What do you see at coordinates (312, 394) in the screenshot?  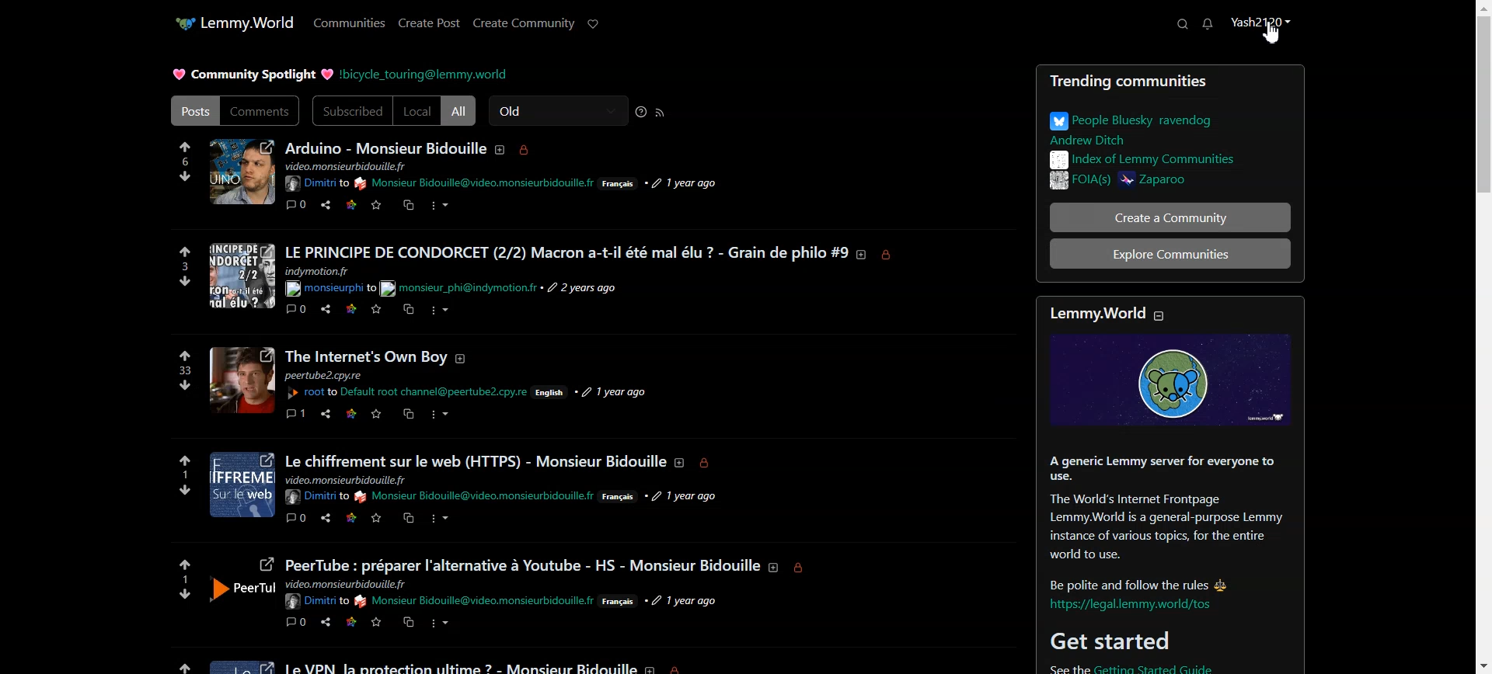 I see `hyperlink` at bounding box center [312, 394].